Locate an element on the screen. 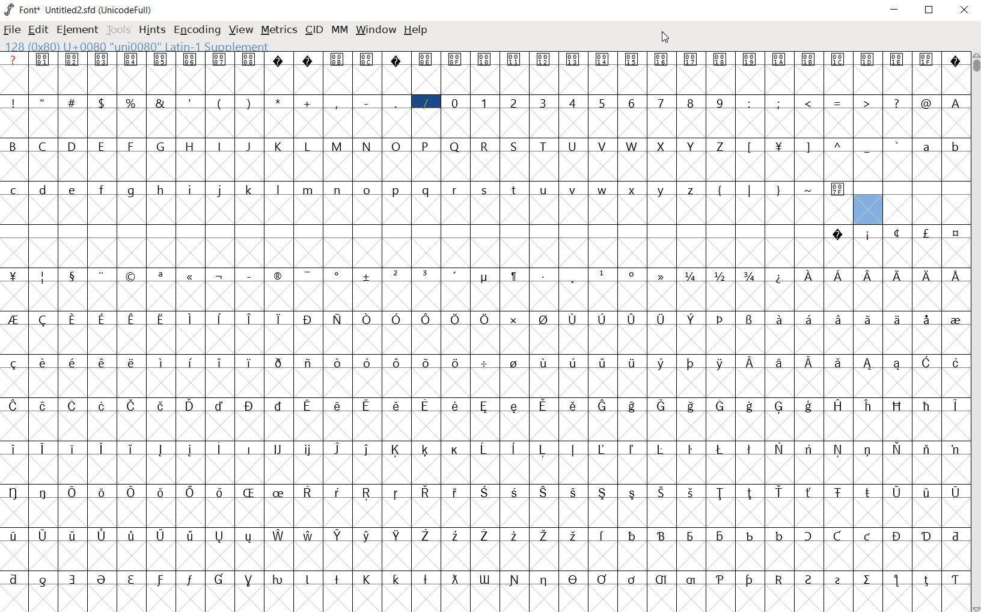  RESTORE is located at coordinates (932, 11).